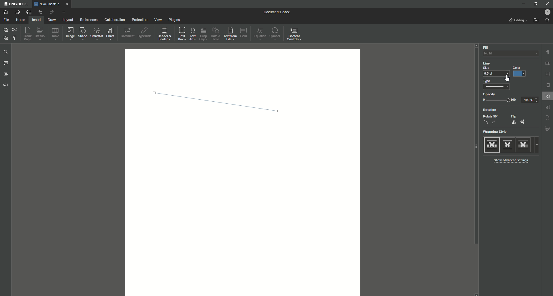 The height and width of the screenshot is (296, 553). I want to click on Copy, so click(5, 30).